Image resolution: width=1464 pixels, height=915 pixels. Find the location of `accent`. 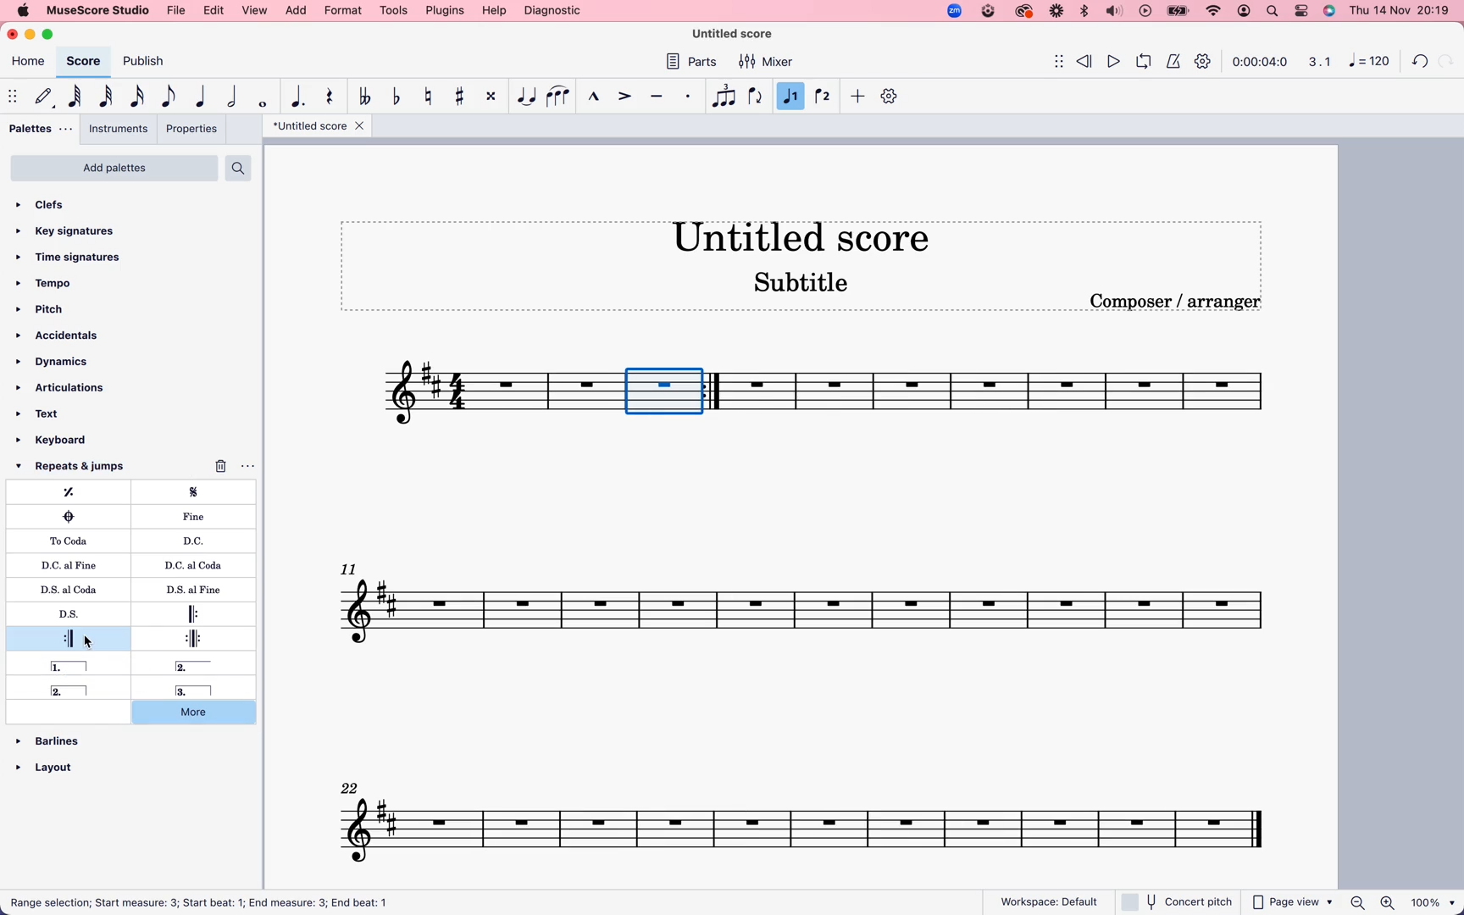

accent is located at coordinates (626, 96).